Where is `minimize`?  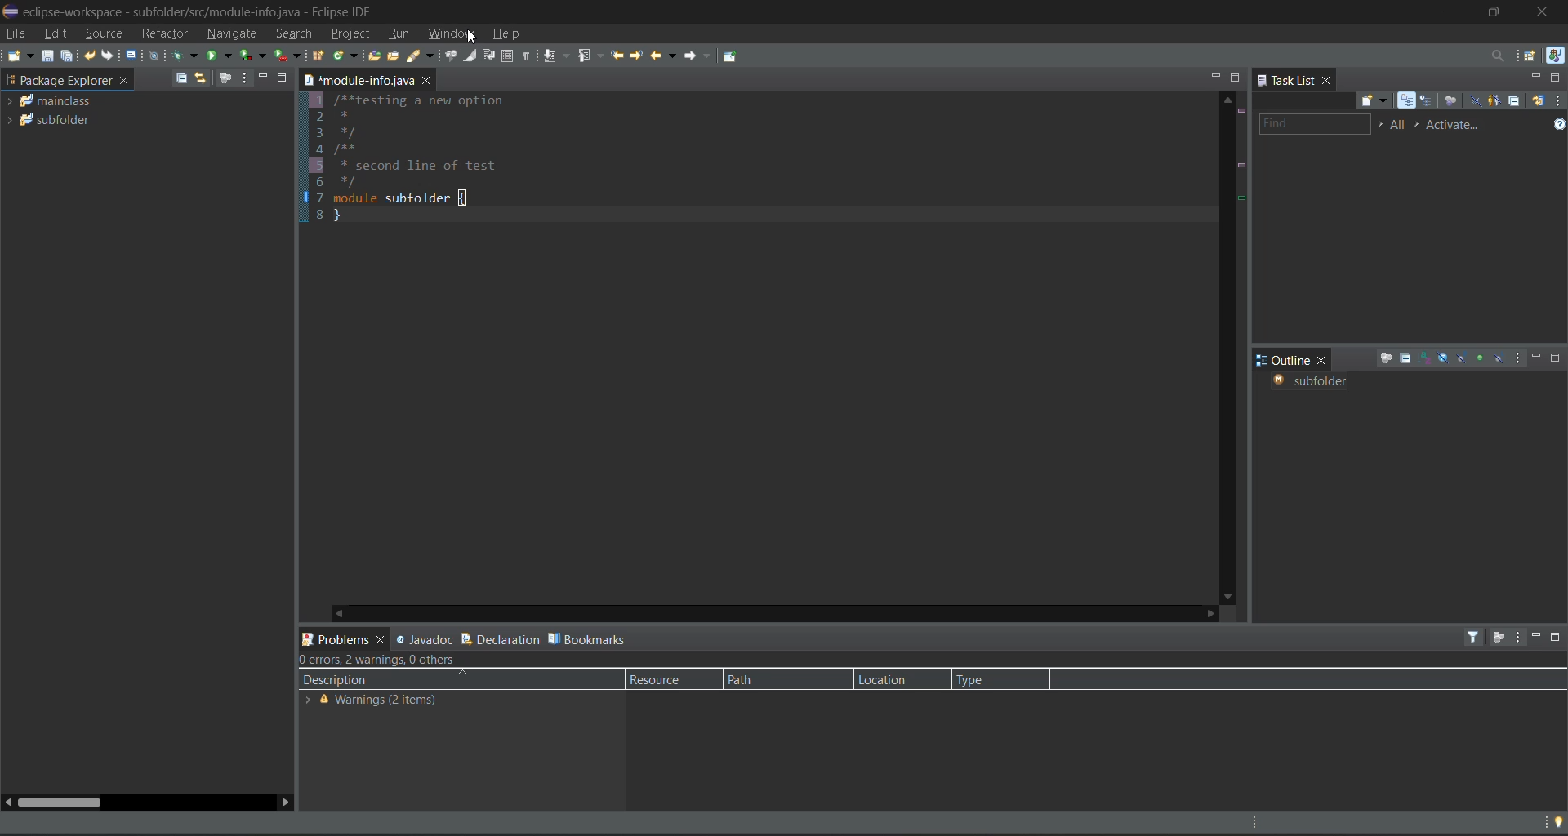
minimize is located at coordinates (1539, 357).